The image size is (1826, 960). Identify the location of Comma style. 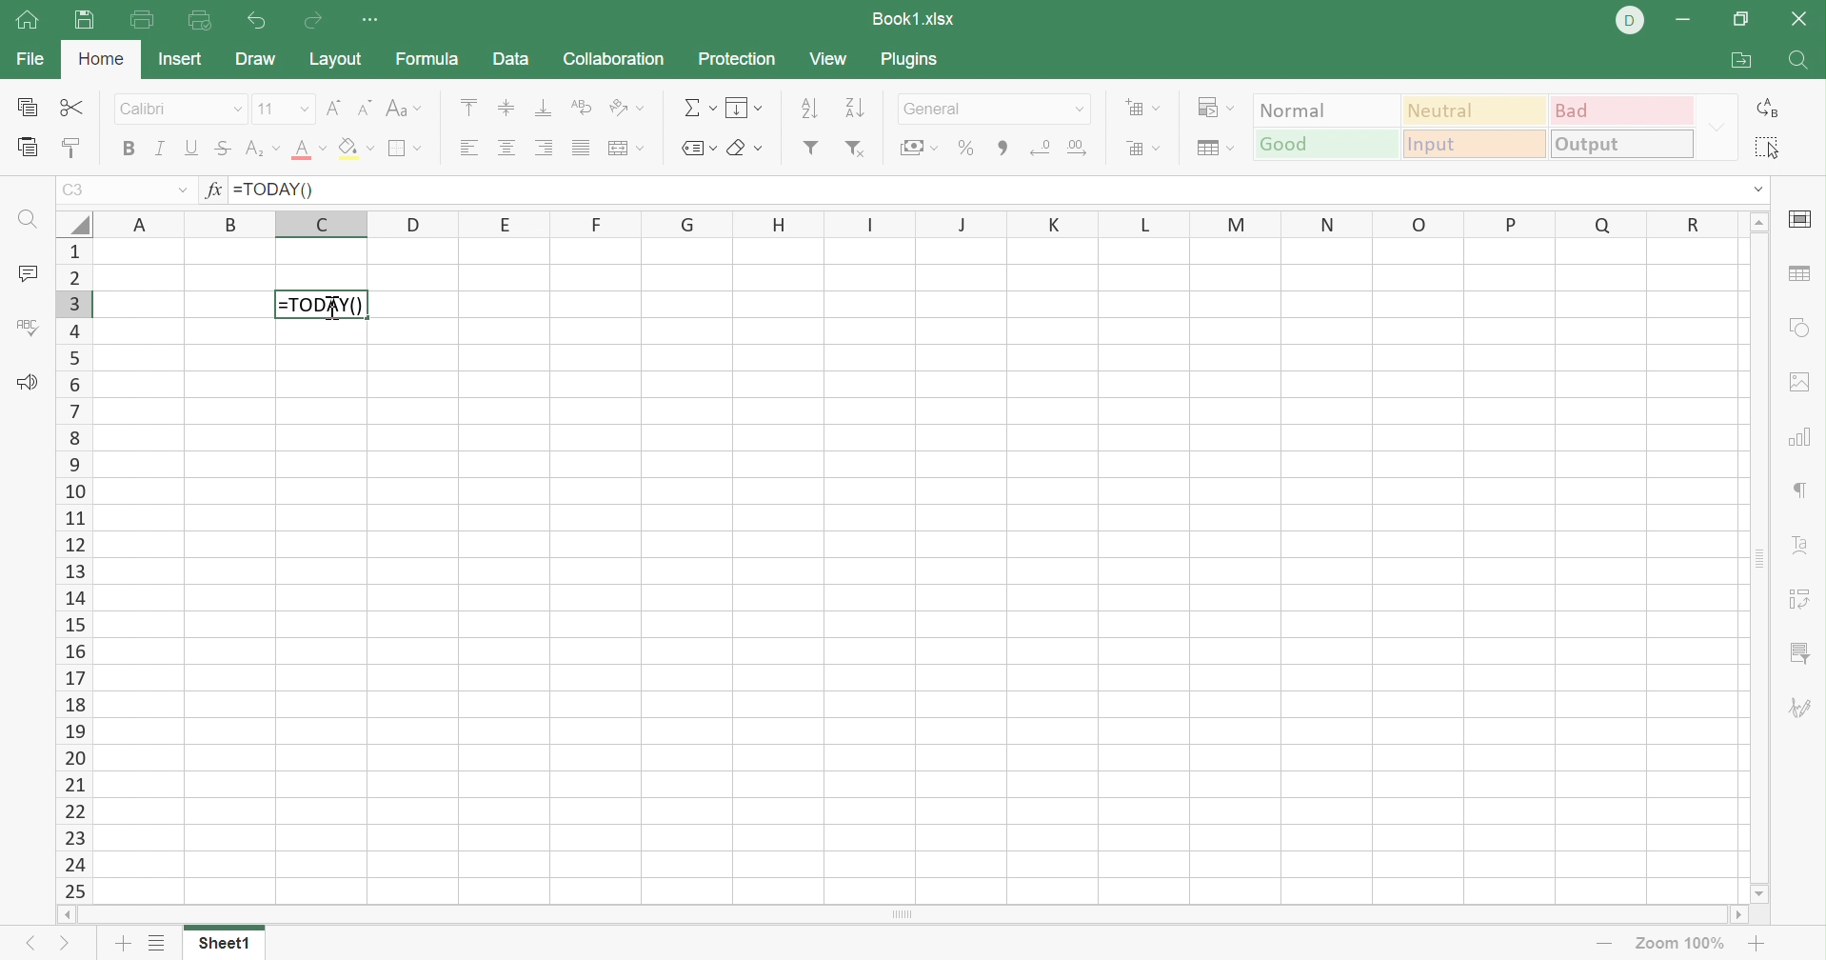
(1005, 148).